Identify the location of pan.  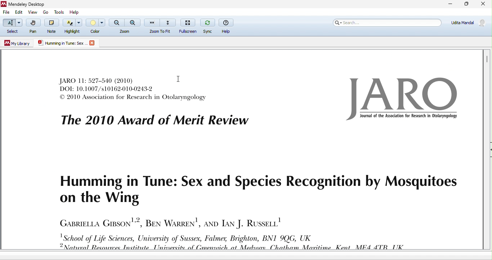
(35, 26).